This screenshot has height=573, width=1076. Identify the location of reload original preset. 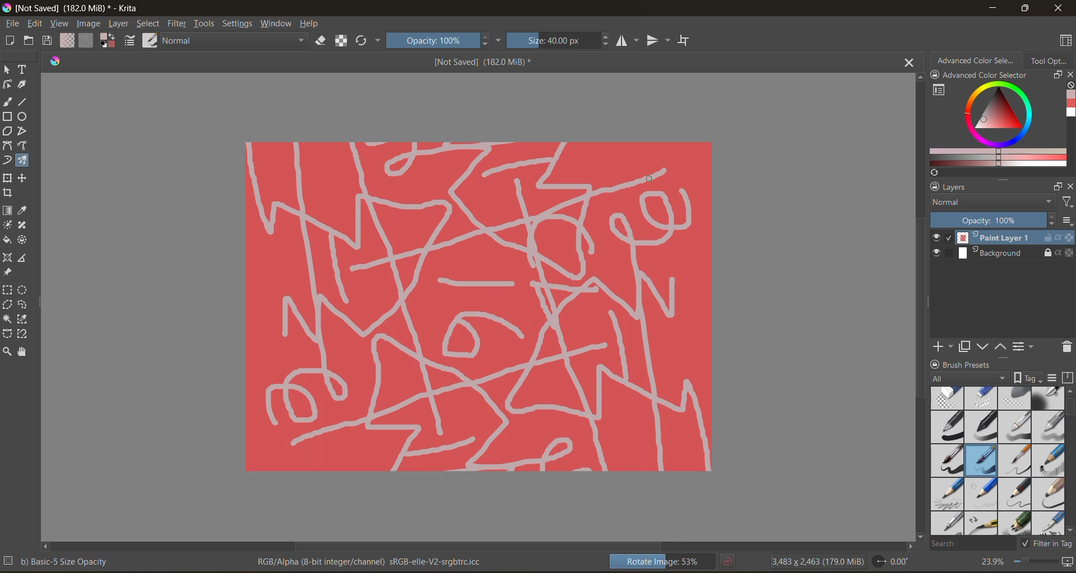
(364, 39).